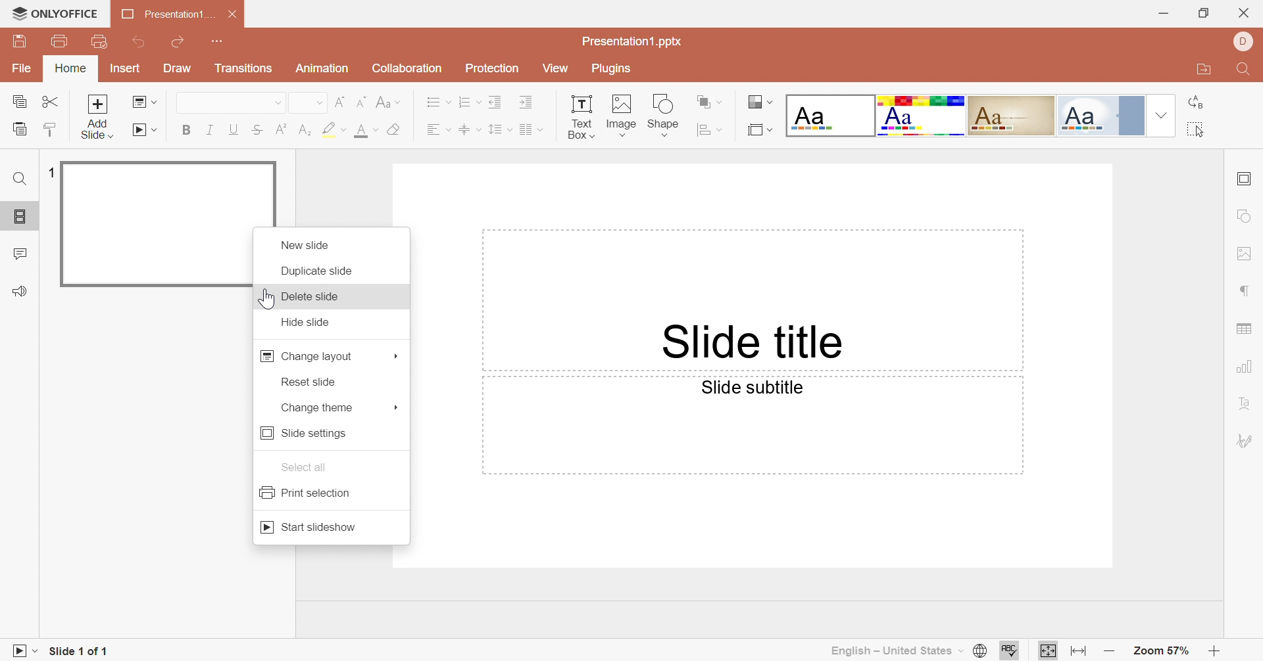  What do you see at coordinates (233, 129) in the screenshot?
I see `Underline` at bounding box center [233, 129].